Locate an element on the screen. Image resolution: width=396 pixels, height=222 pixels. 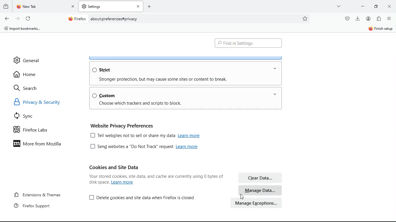
Search bar is located at coordinates (187, 19).